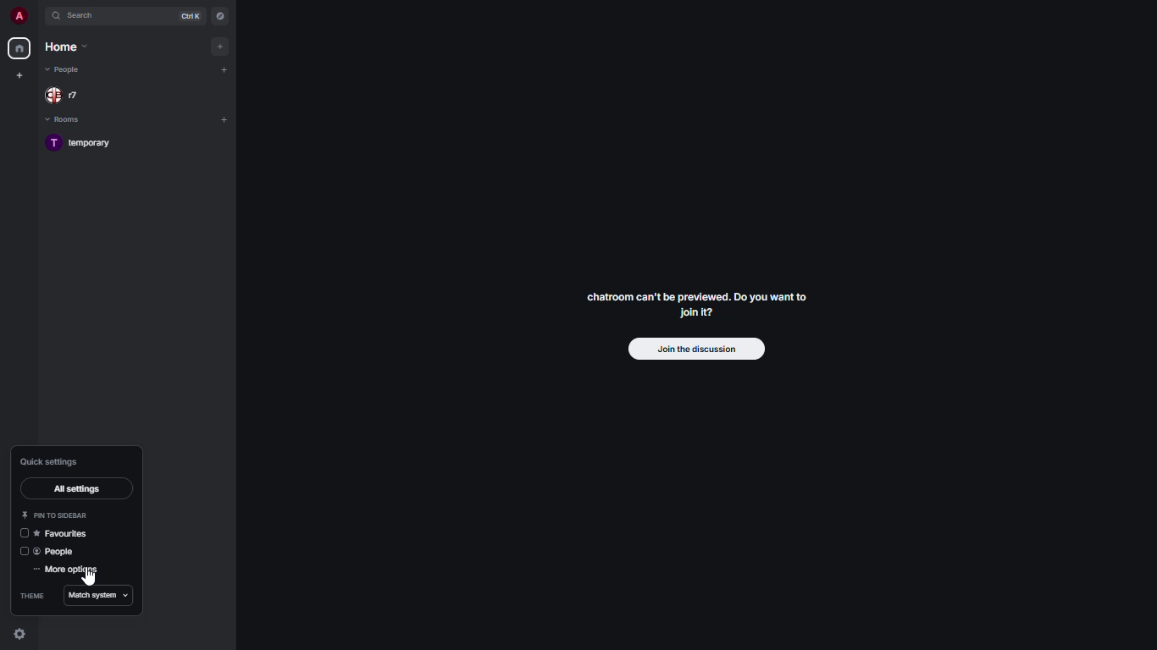 The height and width of the screenshot is (650, 1157). I want to click on disabled, so click(23, 551).